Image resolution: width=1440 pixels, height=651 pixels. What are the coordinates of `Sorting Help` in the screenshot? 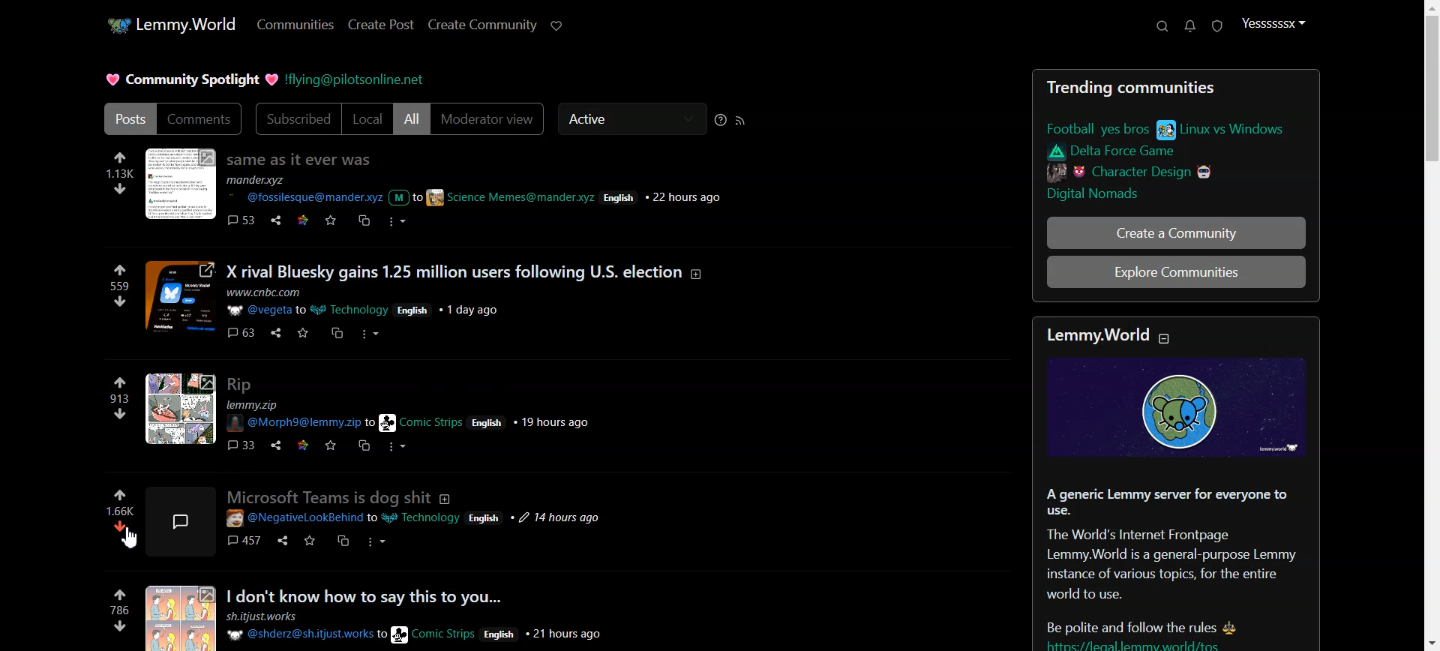 It's located at (720, 120).